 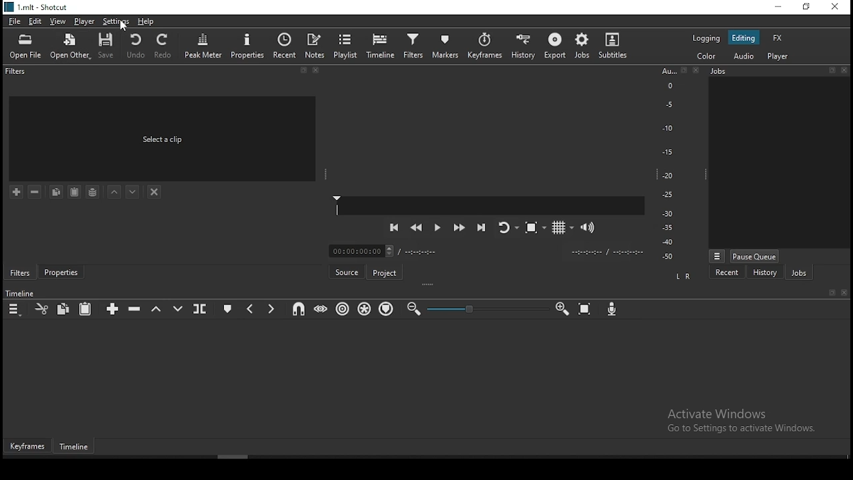 What do you see at coordinates (756, 256) in the screenshot?
I see `pause queue` at bounding box center [756, 256].